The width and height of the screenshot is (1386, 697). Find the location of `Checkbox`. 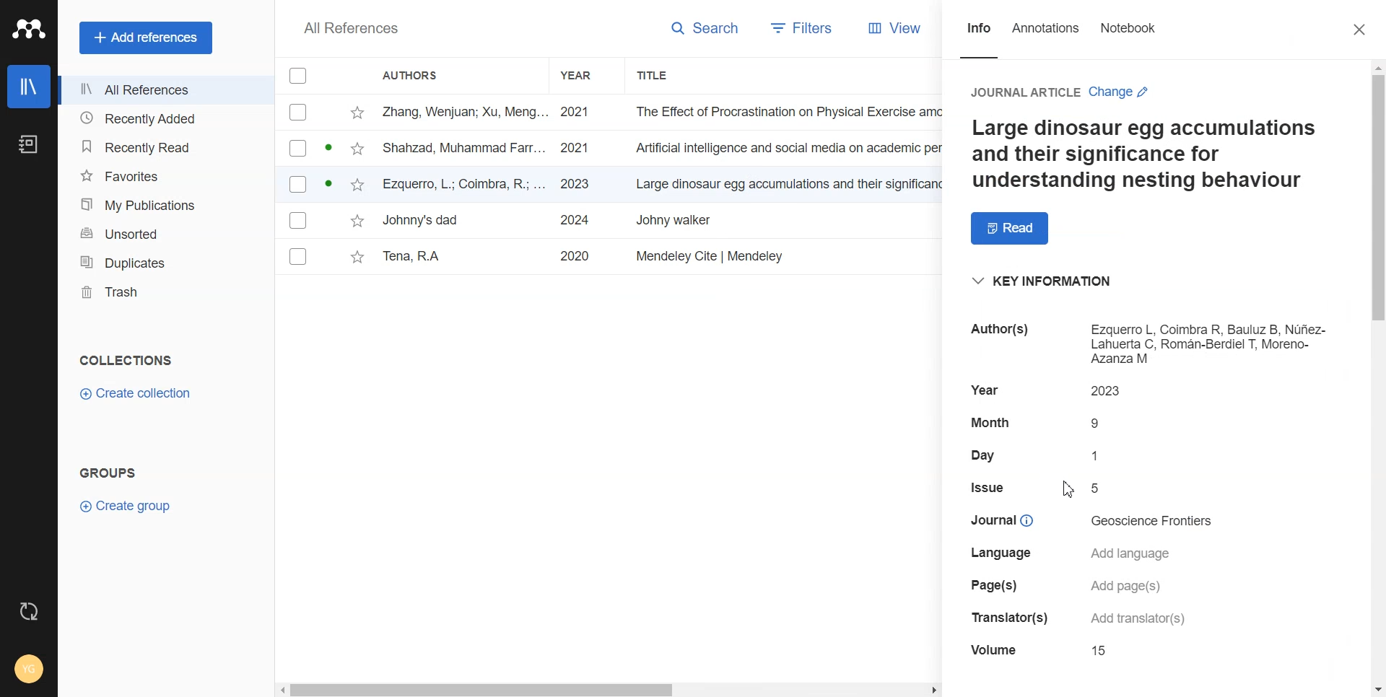

Checkbox is located at coordinates (298, 149).